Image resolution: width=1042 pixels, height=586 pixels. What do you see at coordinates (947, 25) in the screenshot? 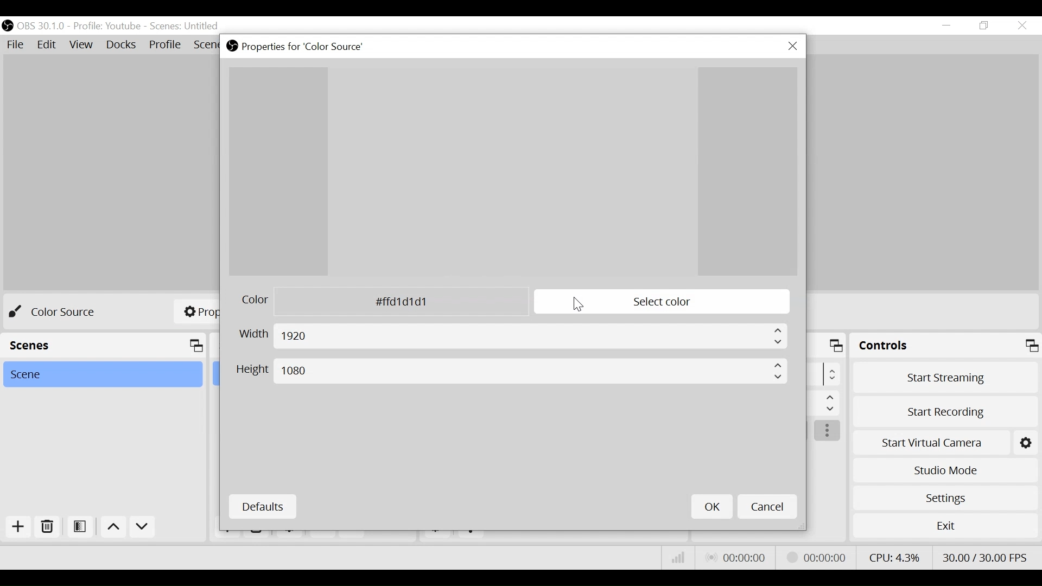
I see `minimize` at bounding box center [947, 25].